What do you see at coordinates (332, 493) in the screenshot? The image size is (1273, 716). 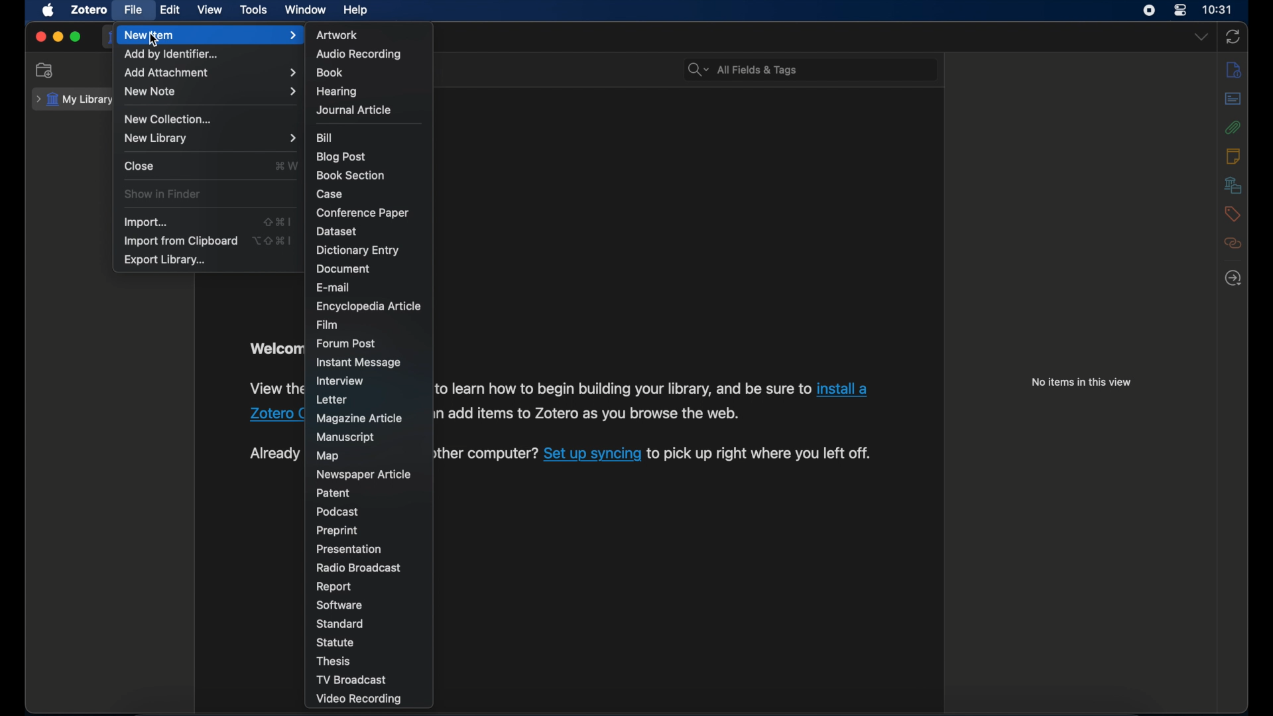 I see `patent` at bounding box center [332, 493].